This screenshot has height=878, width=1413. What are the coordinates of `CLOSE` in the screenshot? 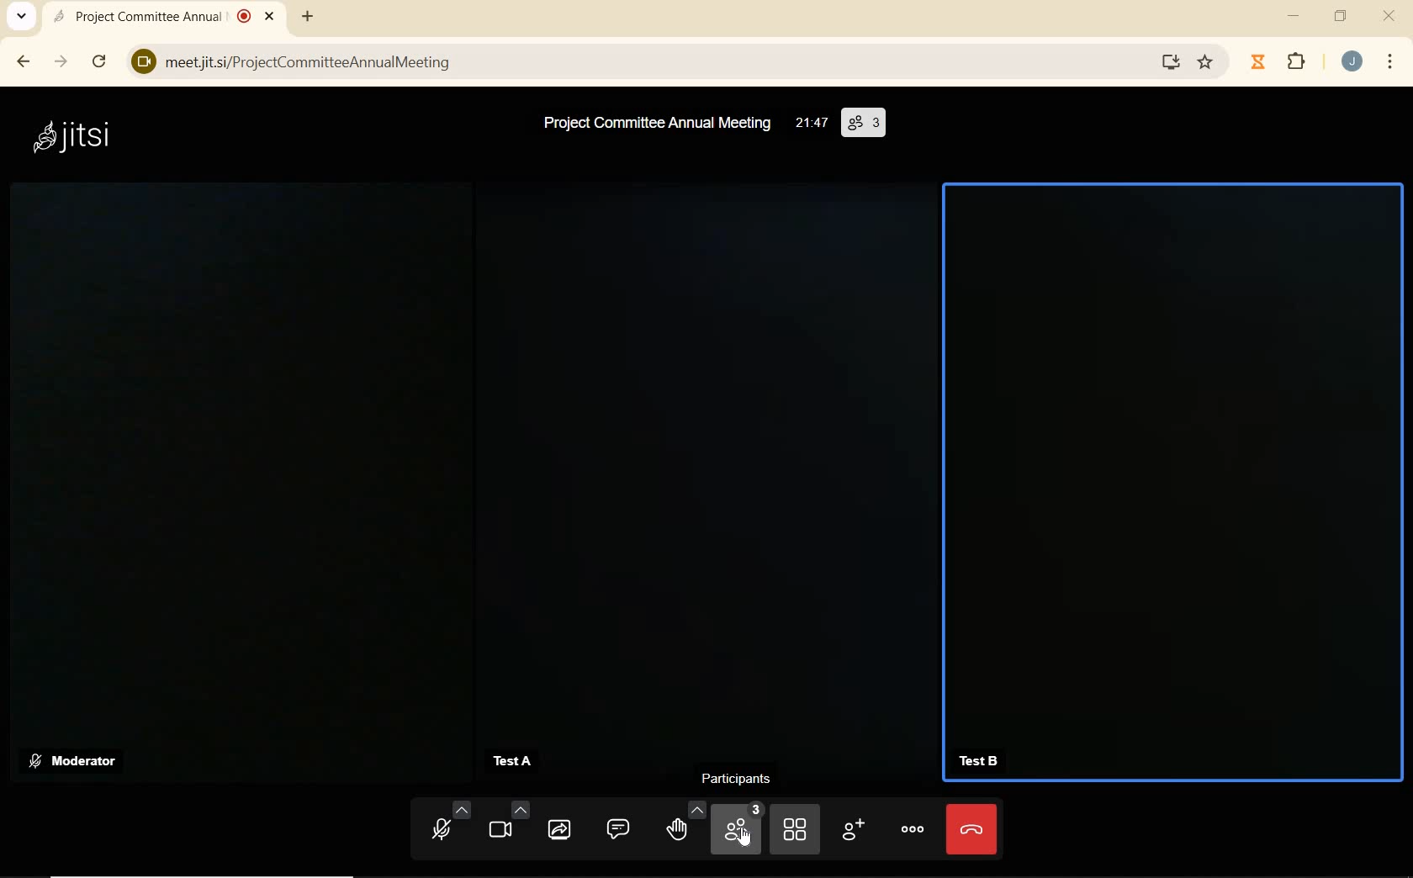 It's located at (1390, 16).